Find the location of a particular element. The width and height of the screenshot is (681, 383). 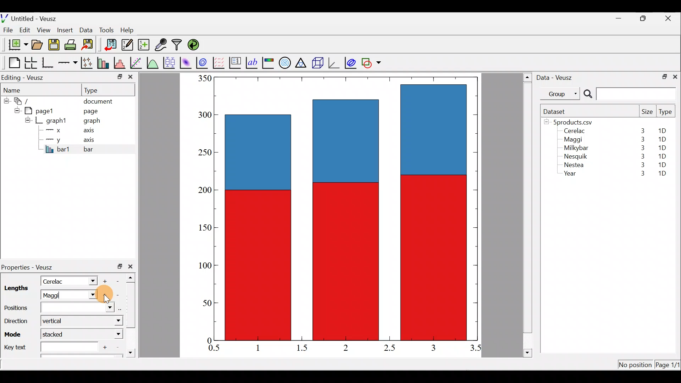

1D is located at coordinates (662, 165).